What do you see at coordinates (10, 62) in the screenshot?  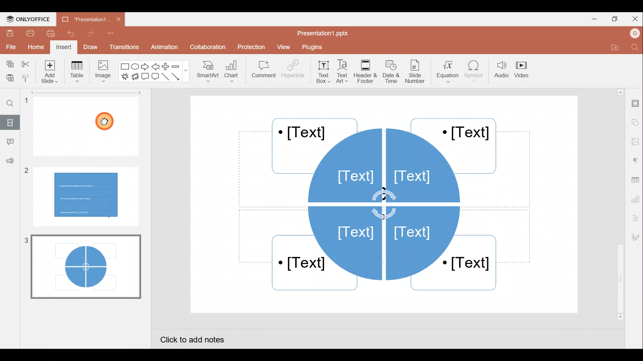 I see `Copy` at bounding box center [10, 62].